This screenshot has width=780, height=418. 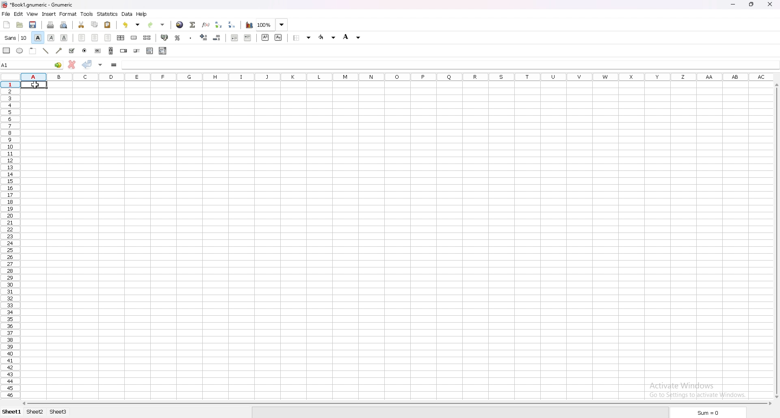 What do you see at coordinates (20, 25) in the screenshot?
I see `open` at bounding box center [20, 25].